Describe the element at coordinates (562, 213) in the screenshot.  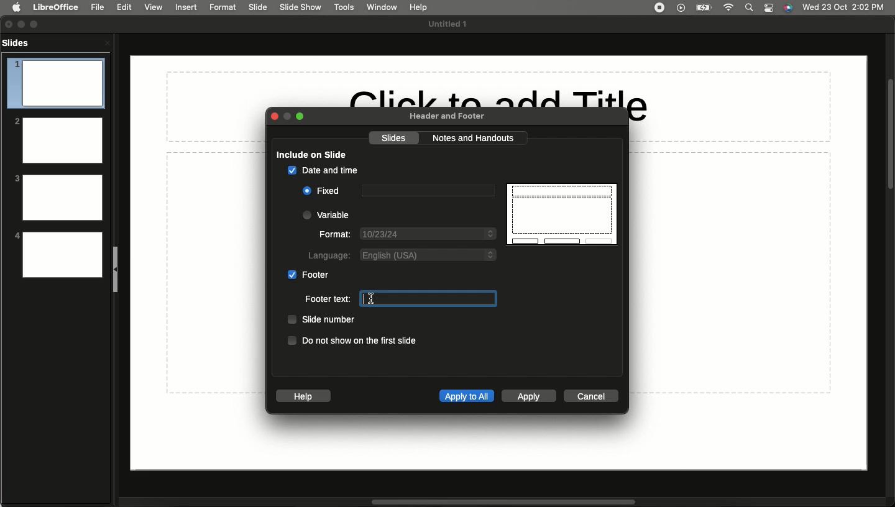
I see `Display` at that location.